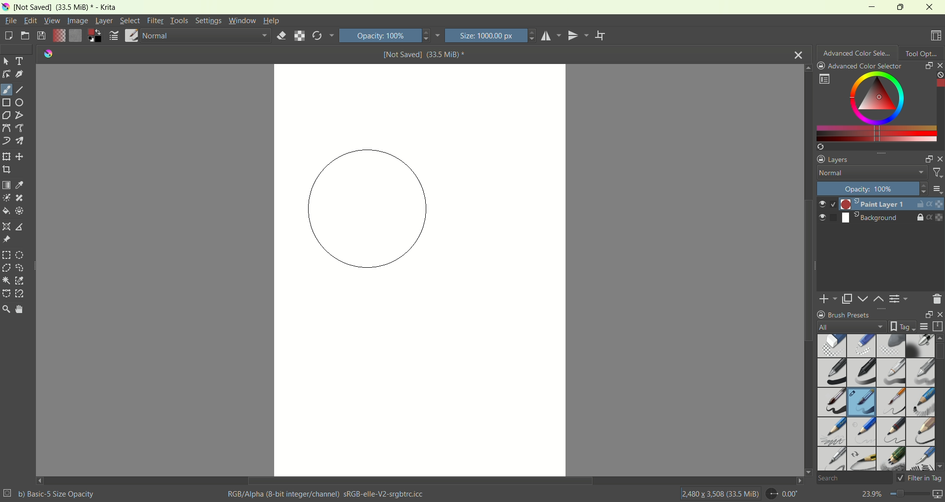 The image size is (945, 502). What do you see at coordinates (920, 430) in the screenshot?
I see `pencil 3 large 4 b` at bounding box center [920, 430].